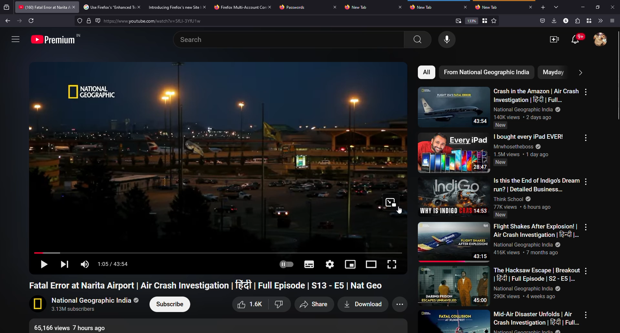 The width and height of the screenshot is (620, 333). I want to click on video text description, so click(537, 283).